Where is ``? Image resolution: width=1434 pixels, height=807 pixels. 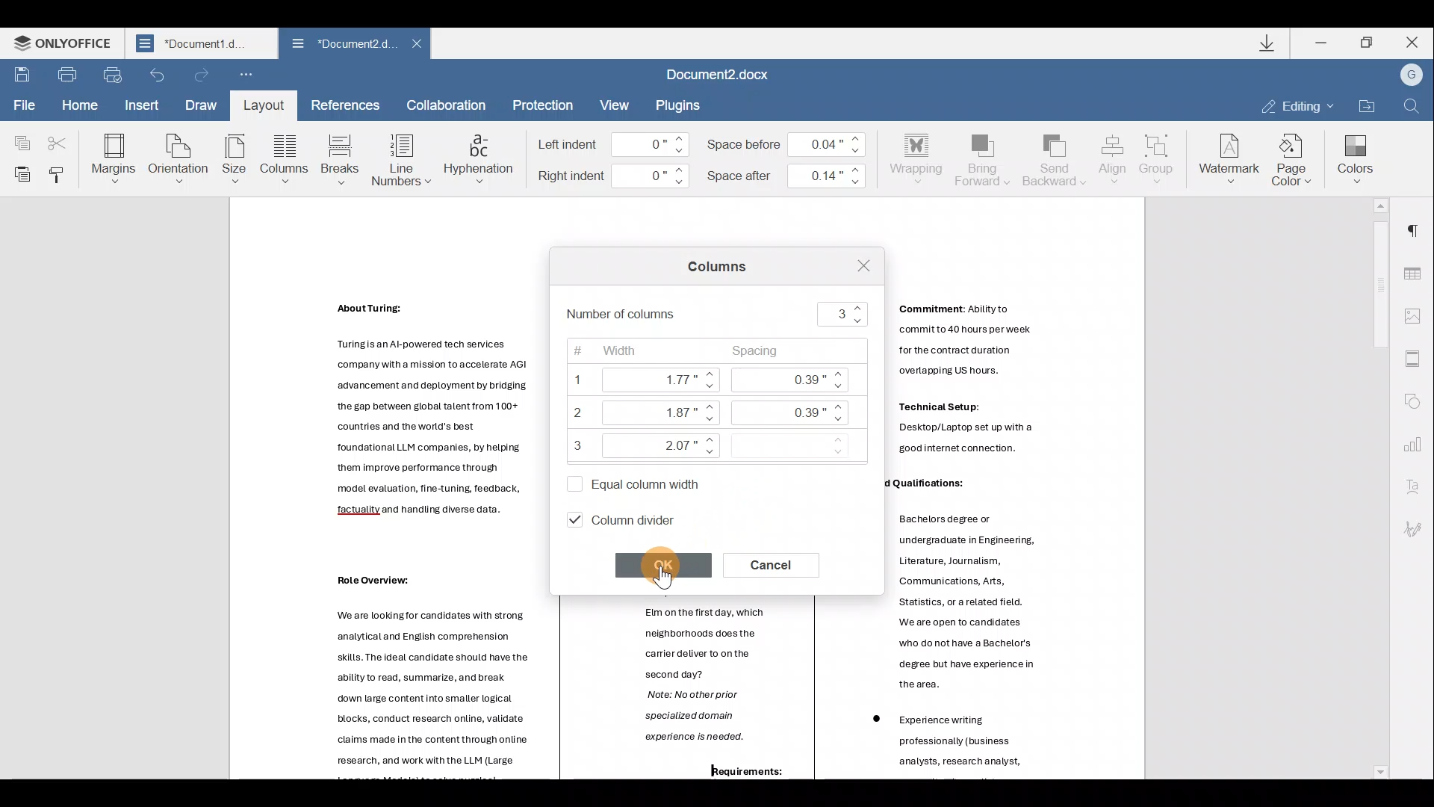  is located at coordinates (962, 344).